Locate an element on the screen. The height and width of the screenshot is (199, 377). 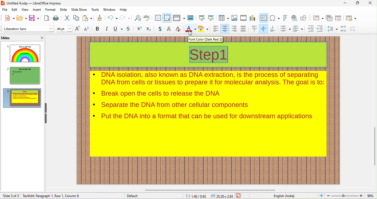
master slide is located at coordinates (191, 18).